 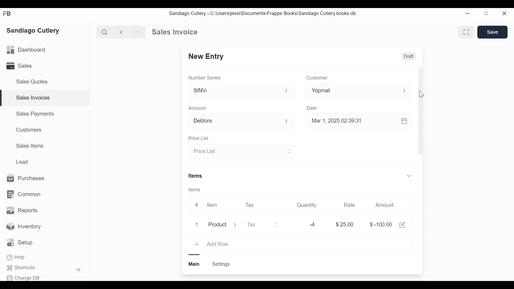 I want to click on Sales invoice, so click(x=175, y=32).